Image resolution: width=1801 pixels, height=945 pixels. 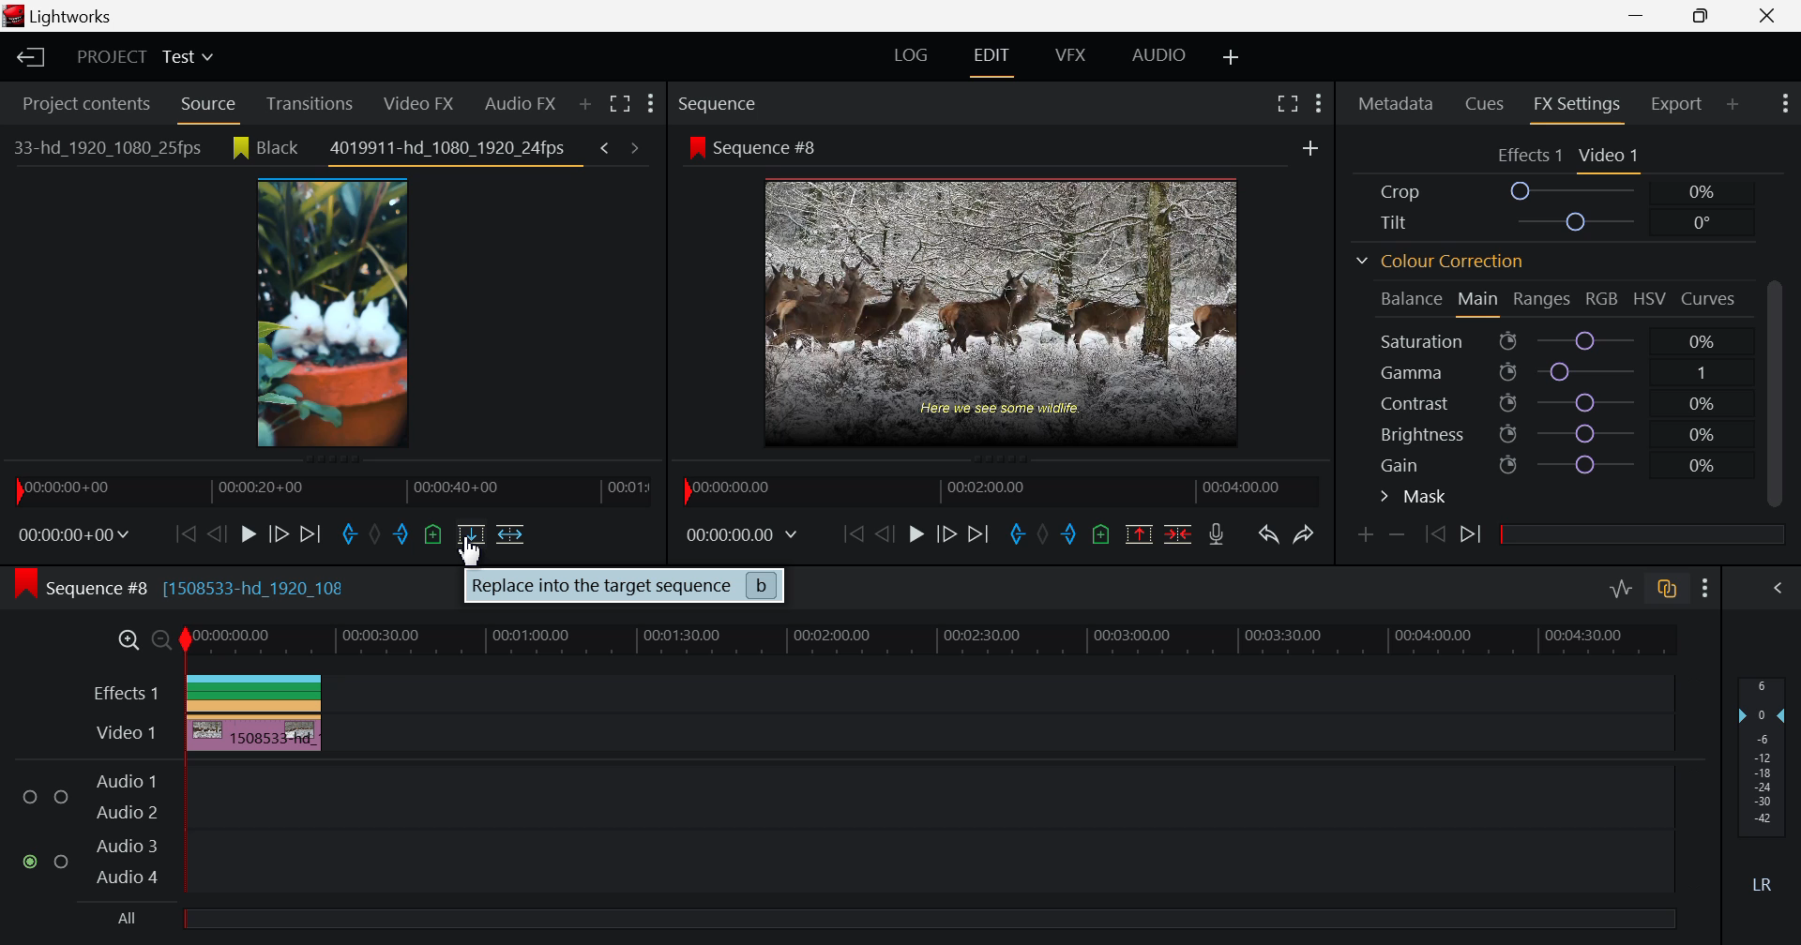 What do you see at coordinates (1176, 536) in the screenshot?
I see `Delete/Cut` at bounding box center [1176, 536].